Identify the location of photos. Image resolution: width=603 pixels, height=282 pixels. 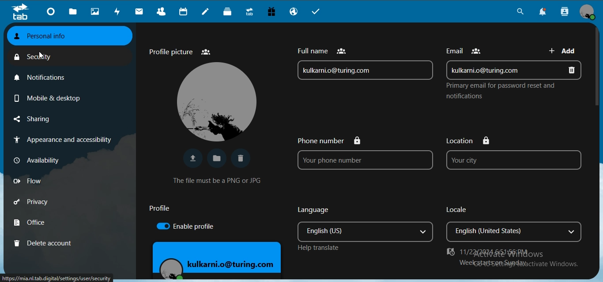
(96, 12).